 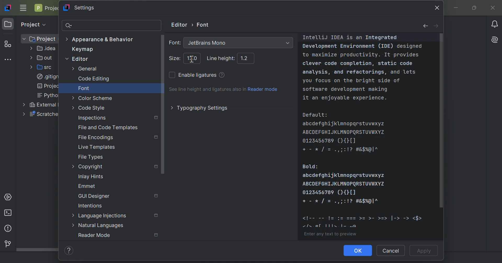 What do you see at coordinates (156, 118) in the screenshot?
I see `Settings marked with this icon are only applied to the current project. Non-marked settings are applied to all projects.` at bounding box center [156, 118].